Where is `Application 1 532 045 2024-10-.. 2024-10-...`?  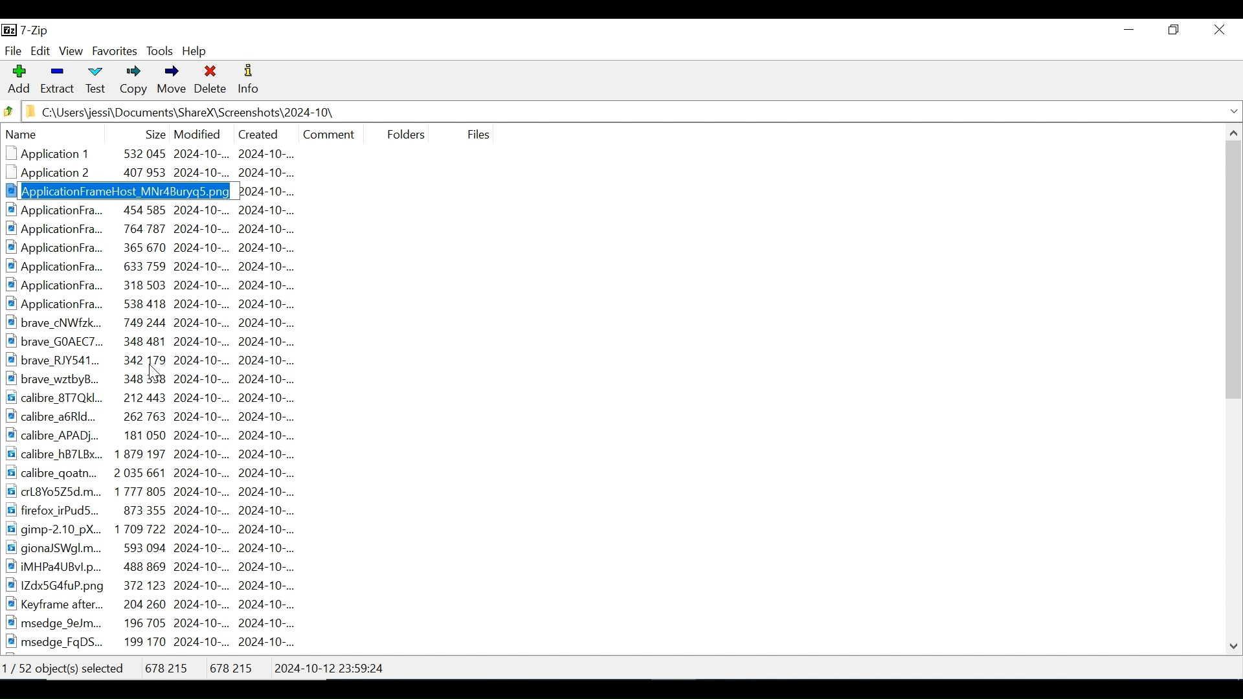
Application 1 532 045 2024-10-.. 2024-10-... is located at coordinates (166, 154).